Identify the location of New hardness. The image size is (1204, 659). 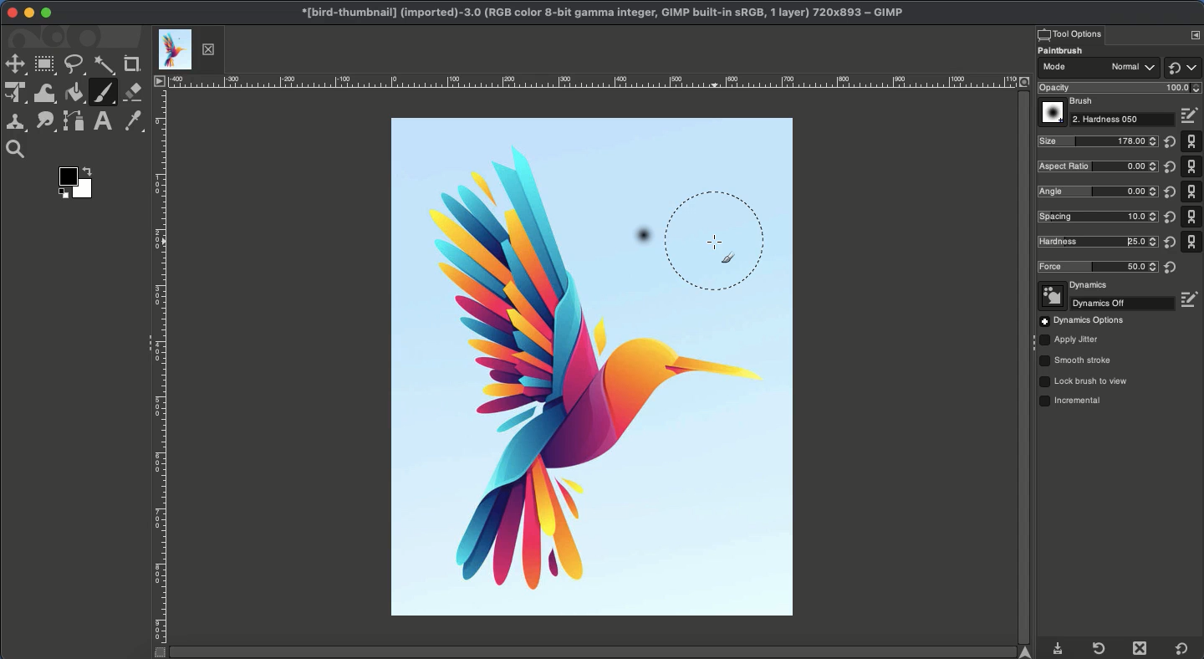
(1097, 243).